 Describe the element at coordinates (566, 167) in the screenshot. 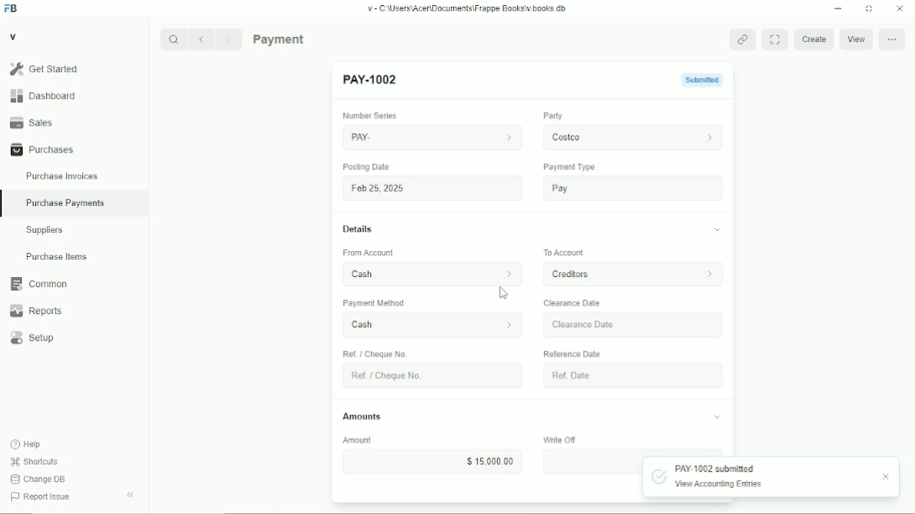

I see `Payment Type` at that location.